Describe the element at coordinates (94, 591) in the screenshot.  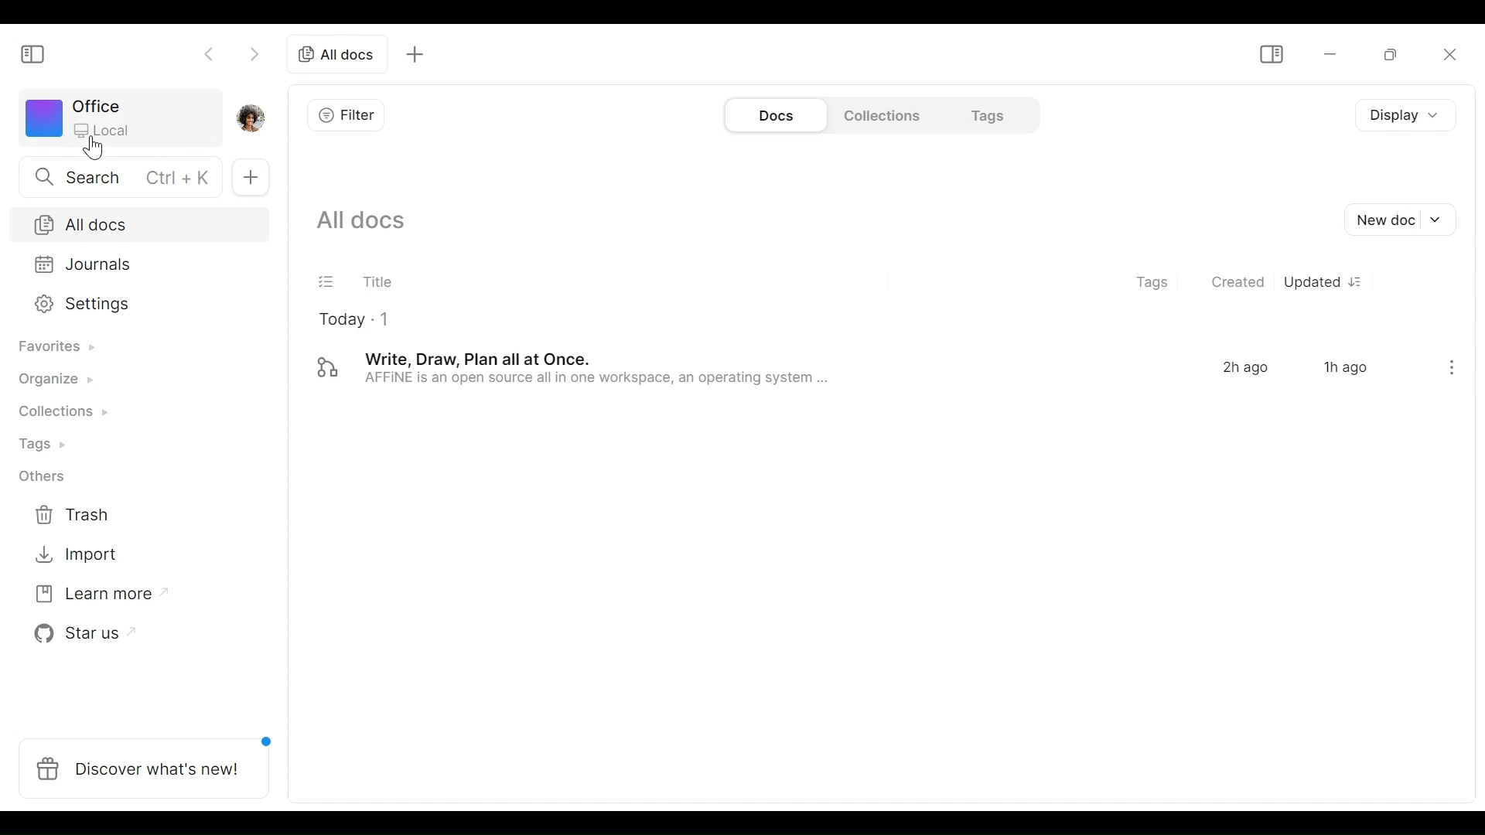
I see `Learn more` at that location.